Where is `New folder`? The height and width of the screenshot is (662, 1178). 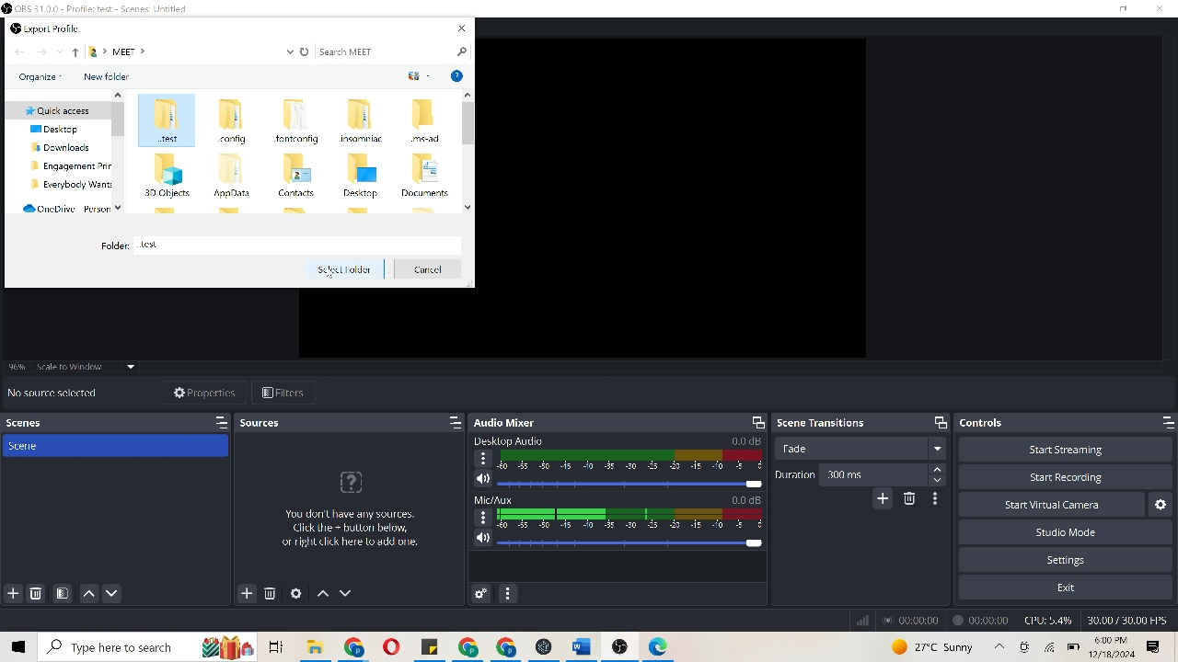
New folder is located at coordinates (107, 76).